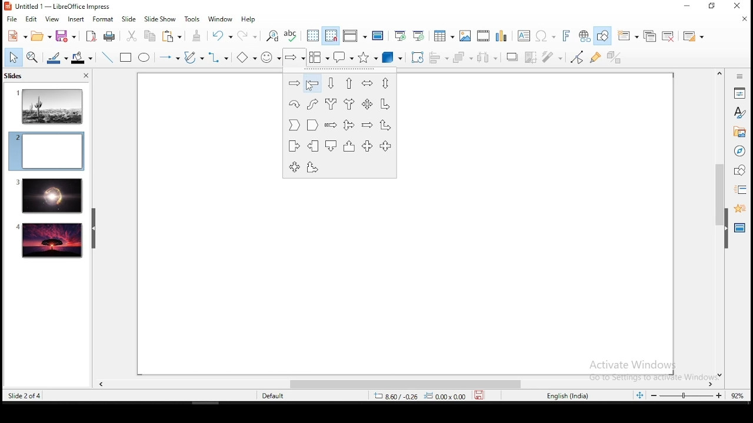 The image size is (753, 423). I want to click on stars and banners, so click(367, 58).